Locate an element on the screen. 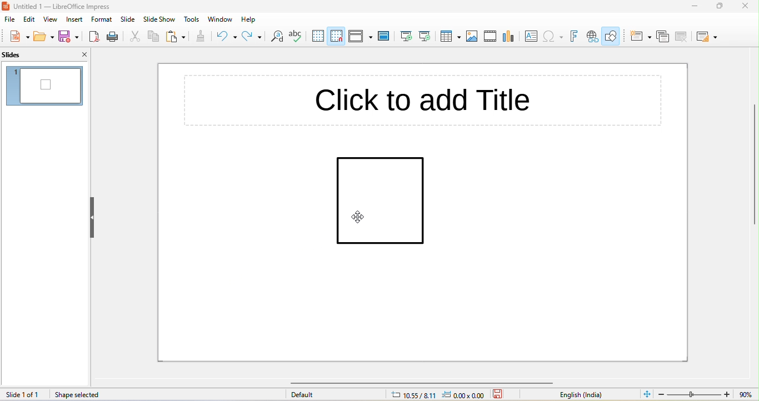  find and replace is located at coordinates (276, 37).